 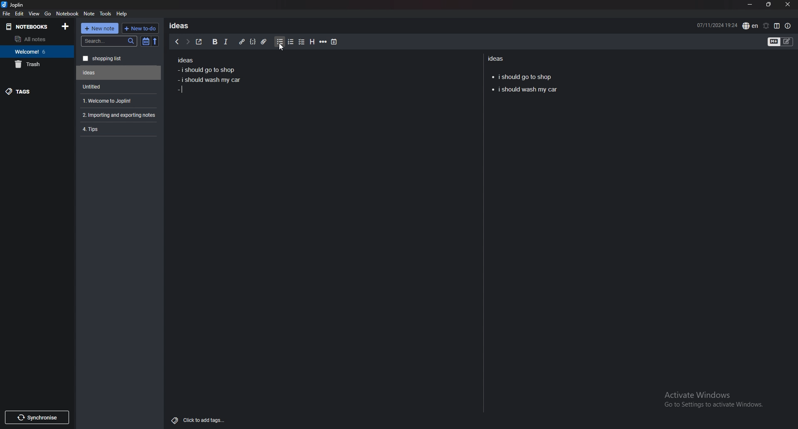 What do you see at coordinates (119, 73) in the screenshot?
I see `Untitled` at bounding box center [119, 73].